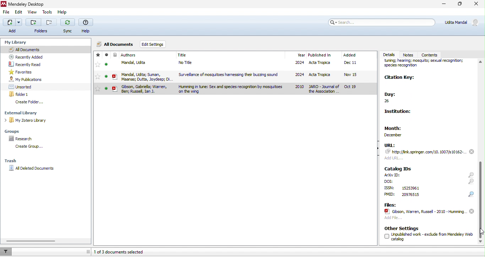 This screenshot has height=257, width=485. What do you see at coordinates (26, 80) in the screenshot?
I see `my publication` at bounding box center [26, 80].